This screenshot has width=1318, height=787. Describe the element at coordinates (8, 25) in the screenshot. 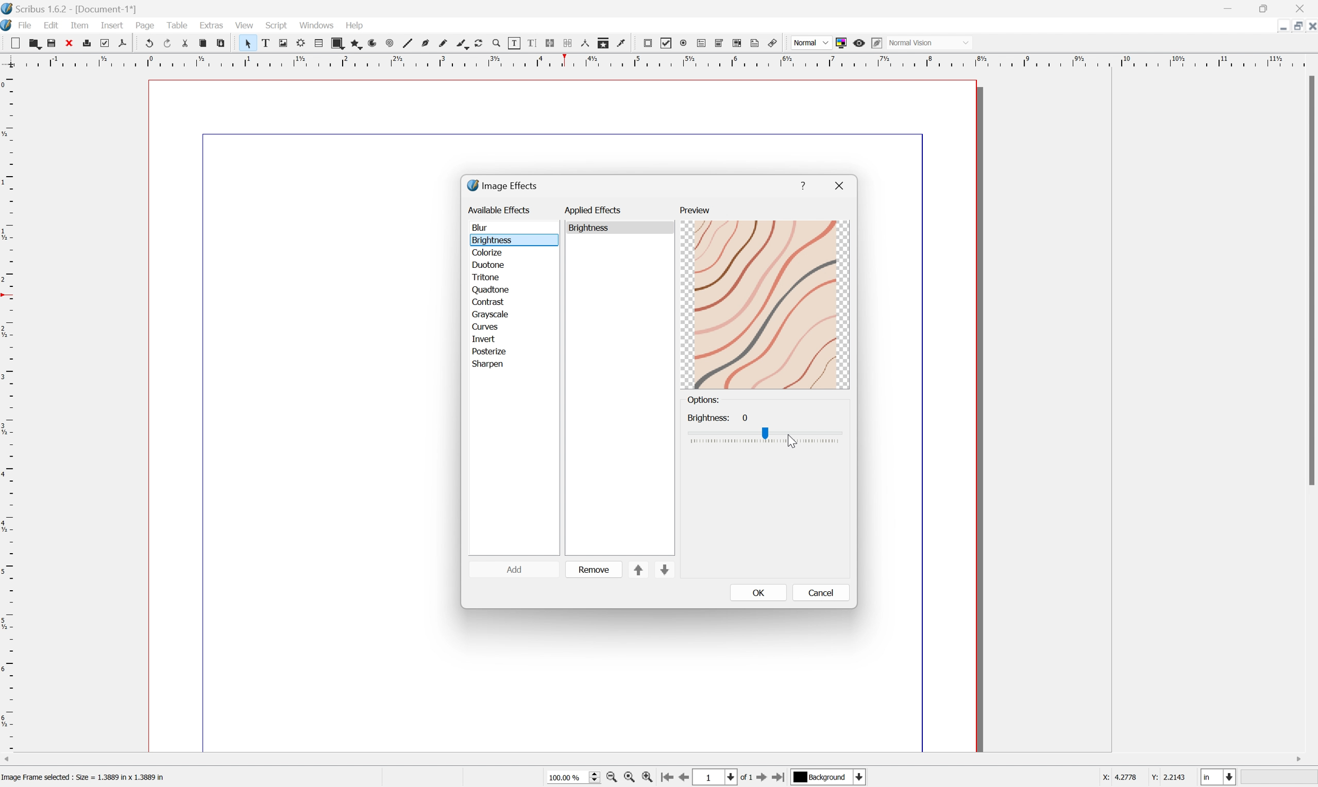

I see `Scribus` at that location.